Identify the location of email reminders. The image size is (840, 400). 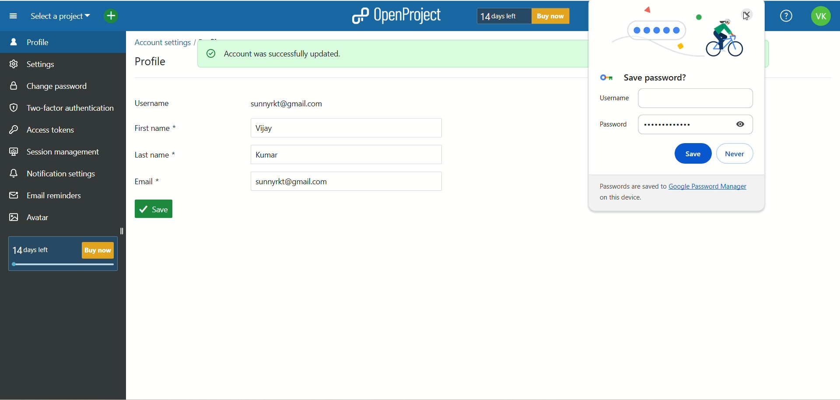
(47, 197).